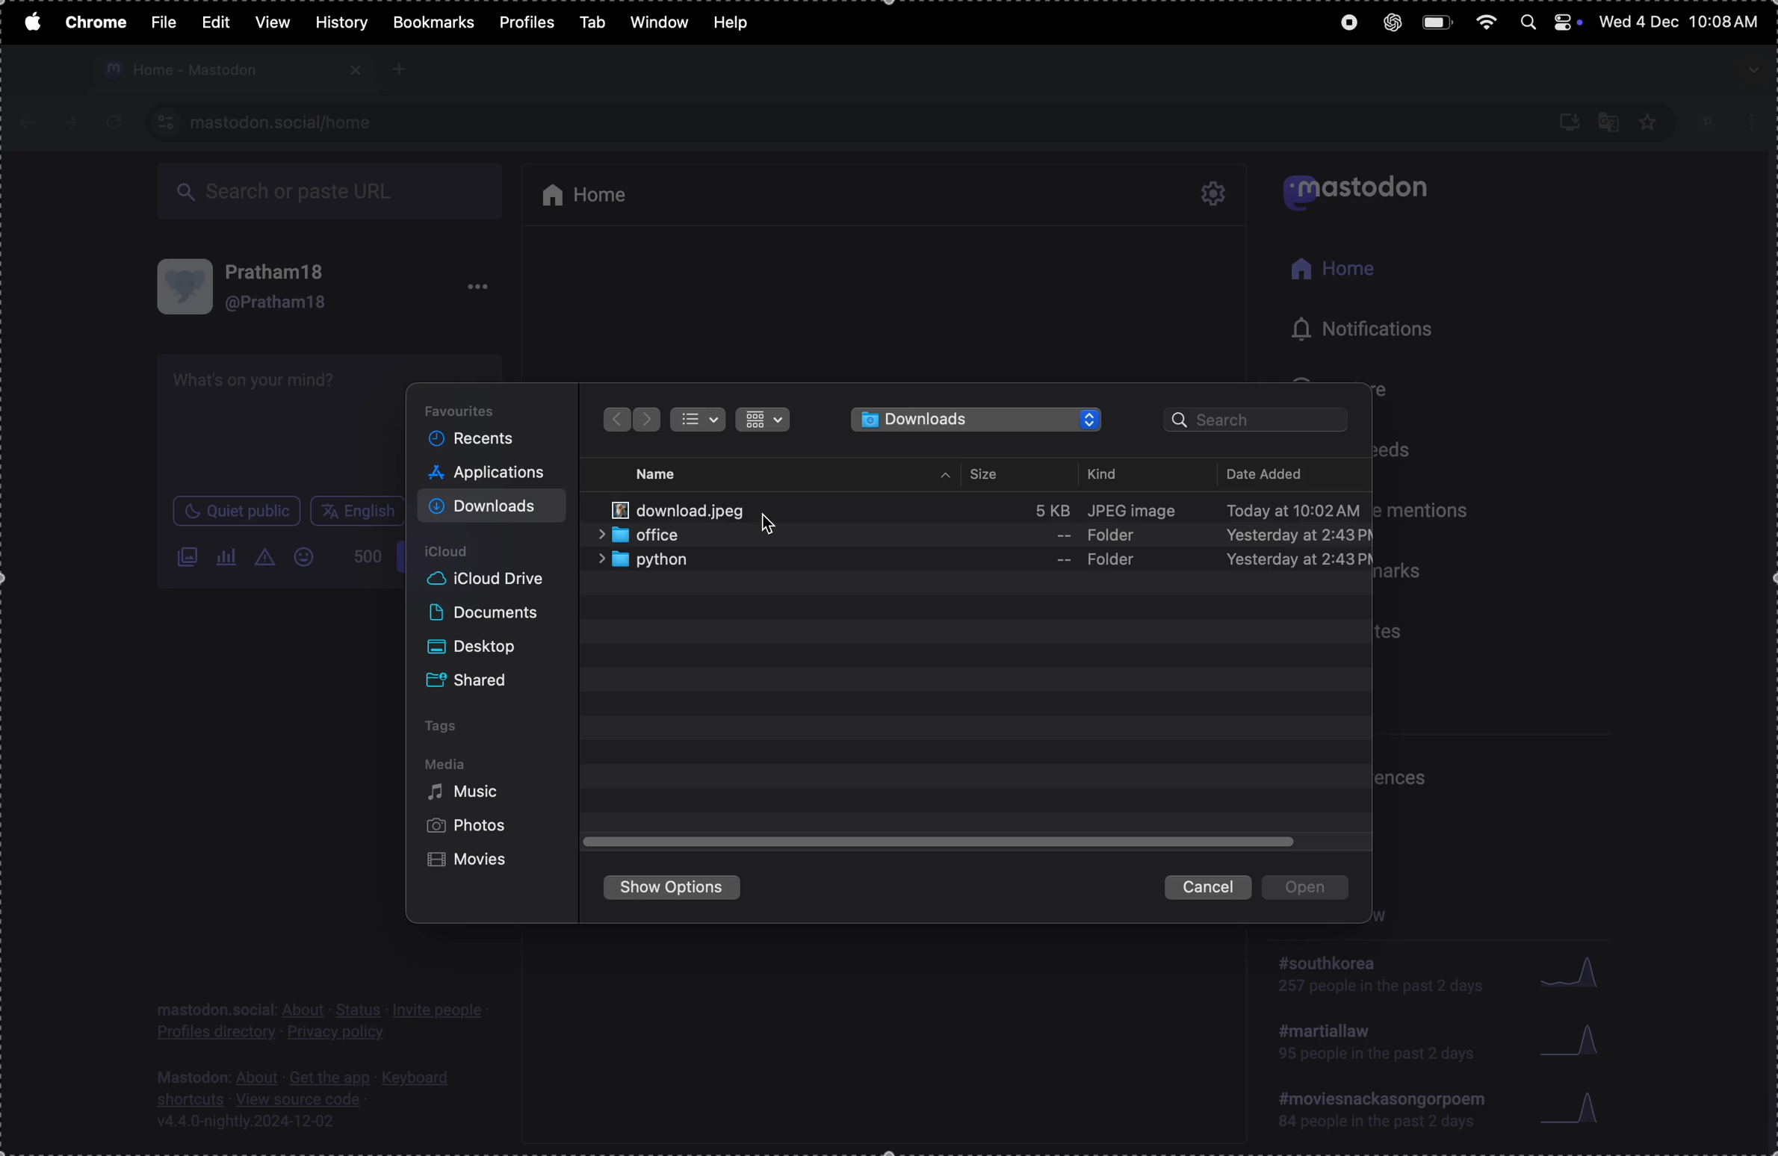 The height and width of the screenshot is (1156, 1778). Describe the element at coordinates (942, 842) in the screenshot. I see `toggle bar` at that location.